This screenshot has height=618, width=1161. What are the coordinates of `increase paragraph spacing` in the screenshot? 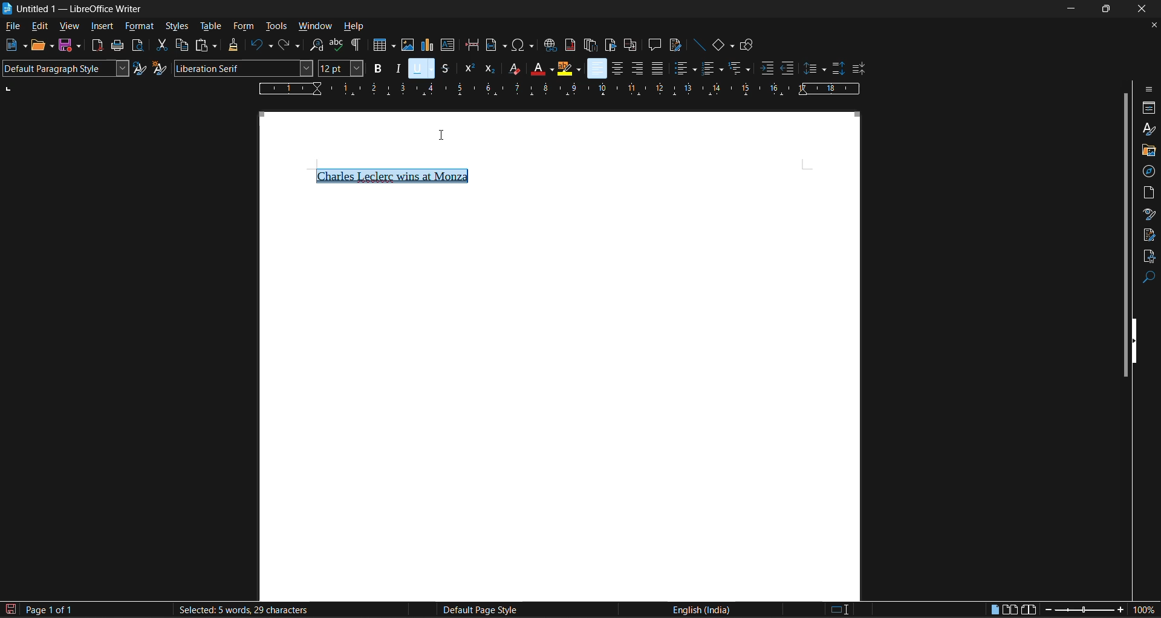 It's located at (836, 69).